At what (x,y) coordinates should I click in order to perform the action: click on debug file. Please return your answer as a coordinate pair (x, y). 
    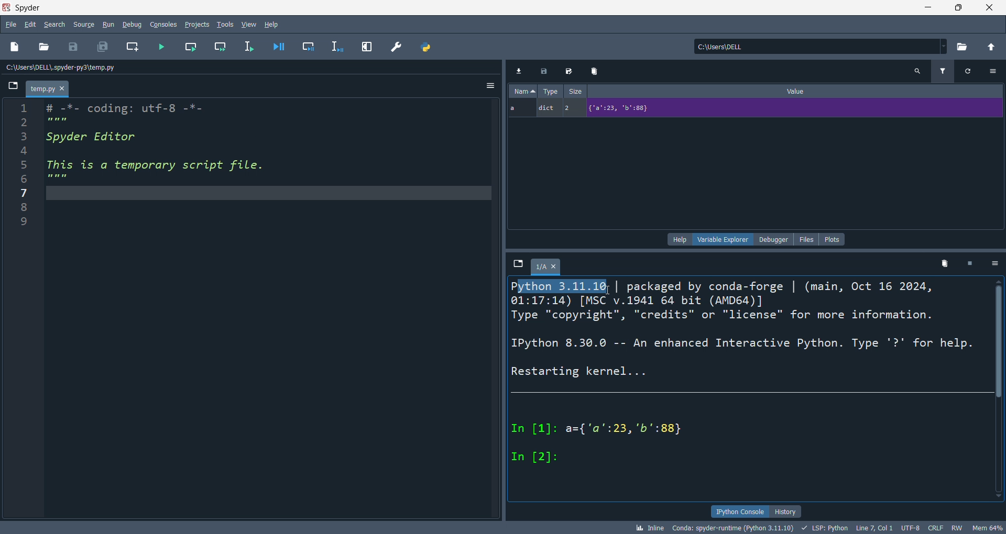
    Looking at the image, I should click on (282, 46).